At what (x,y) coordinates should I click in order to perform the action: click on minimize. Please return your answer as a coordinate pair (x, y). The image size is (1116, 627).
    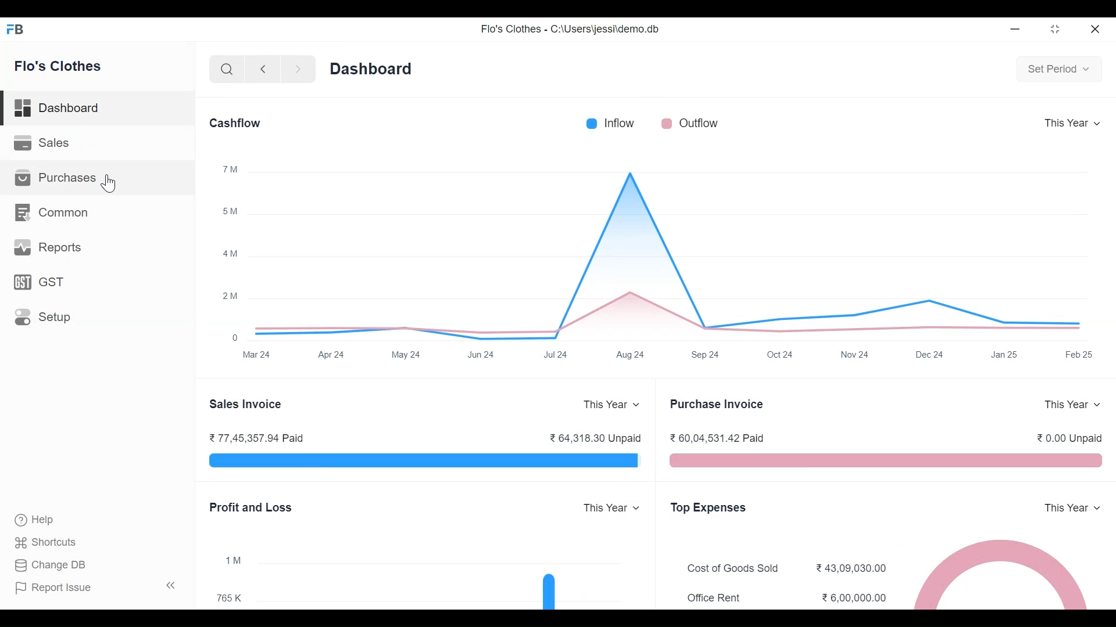
    Looking at the image, I should click on (1016, 30).